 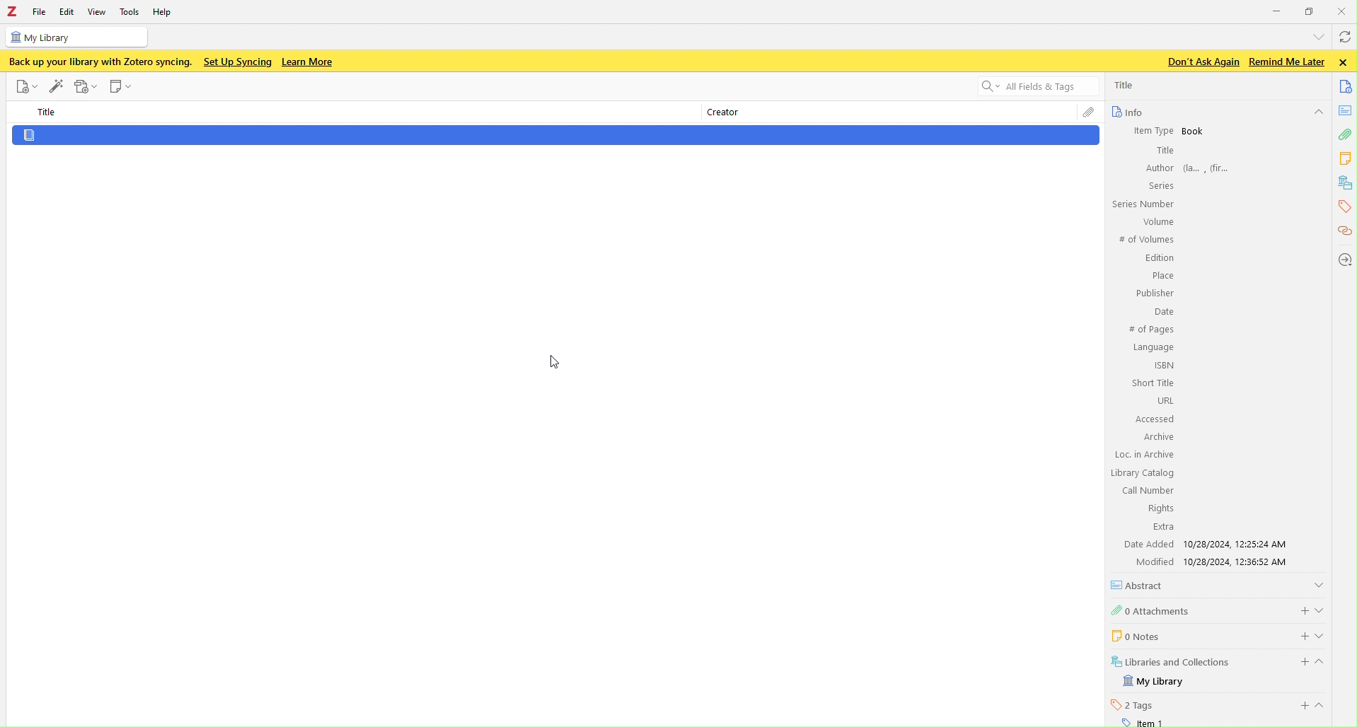 I want to click on Zotero, so click(x=12, y=12).